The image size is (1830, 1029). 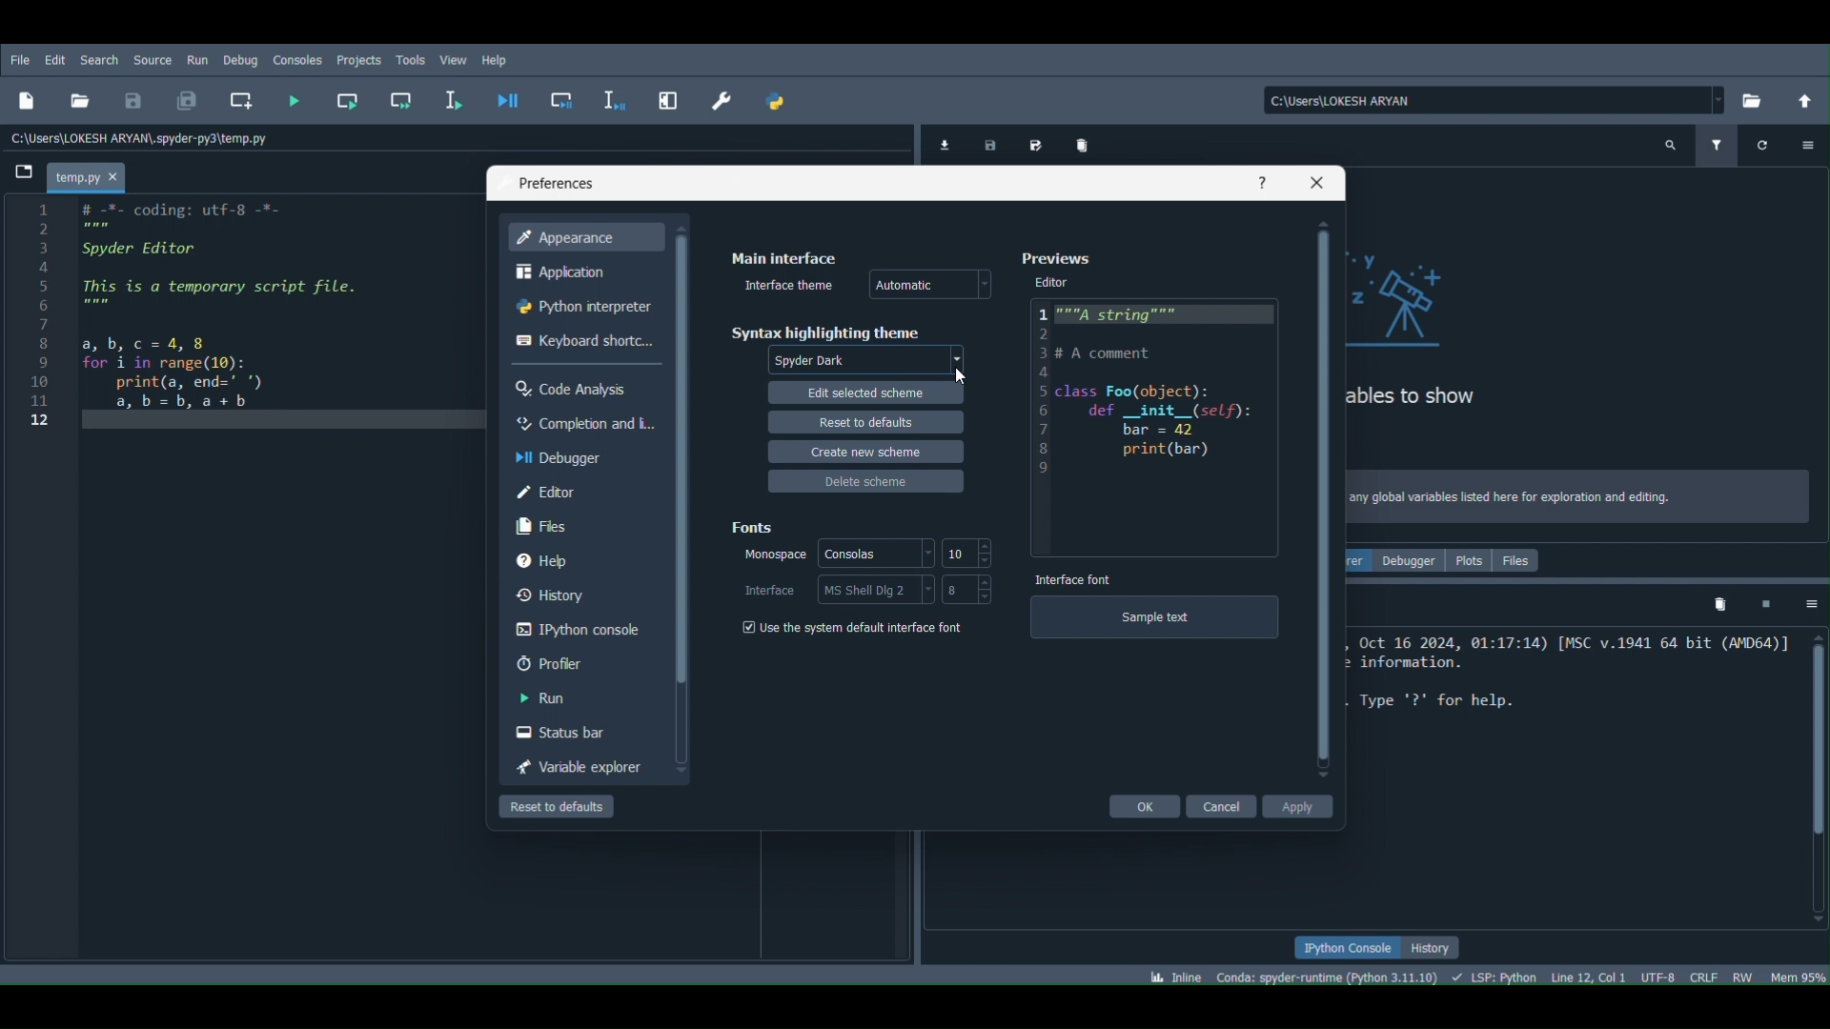 What do you see at coordinates (493, 60) in the screenshot?
I see `Help` at bounding box center [493, 60].